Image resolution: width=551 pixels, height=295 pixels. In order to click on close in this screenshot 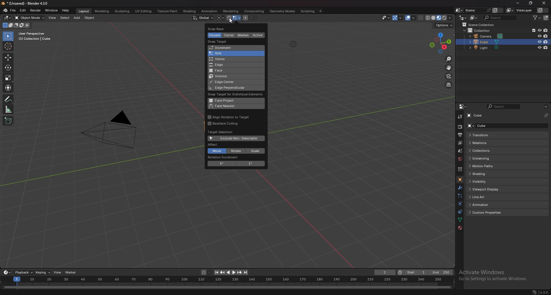, I will do `click(544, 3)`.